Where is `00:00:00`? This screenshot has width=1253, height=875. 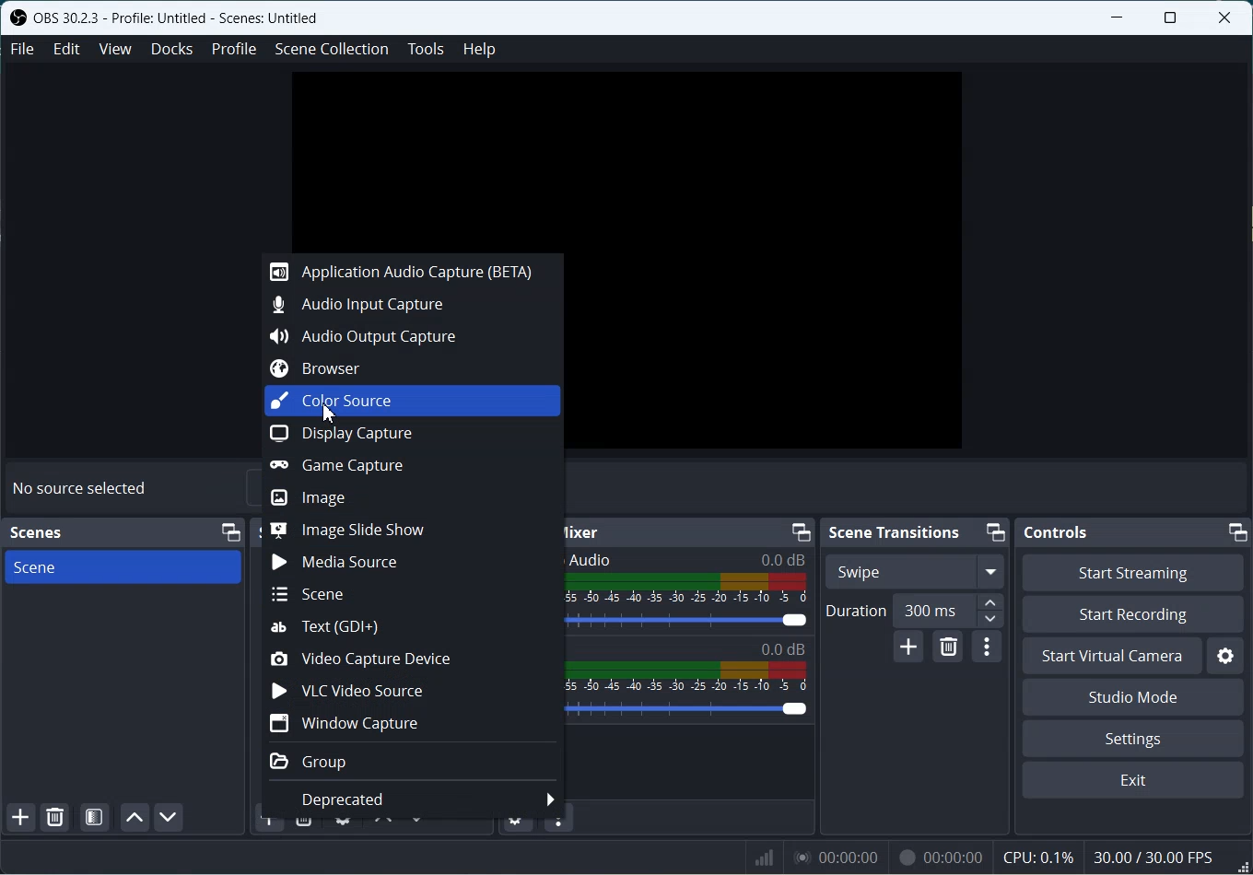
00:00:00 is located at coordinates (838, 855).